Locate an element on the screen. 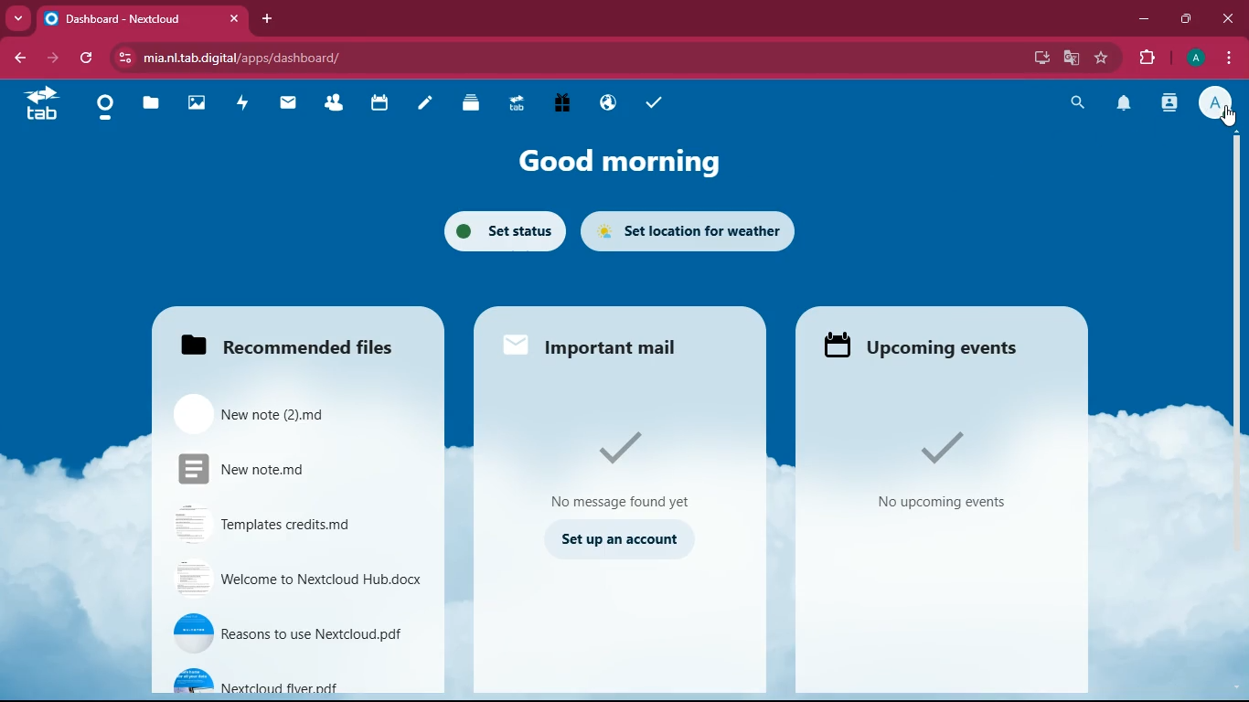  desktop is located at coordinates (1038, 59).